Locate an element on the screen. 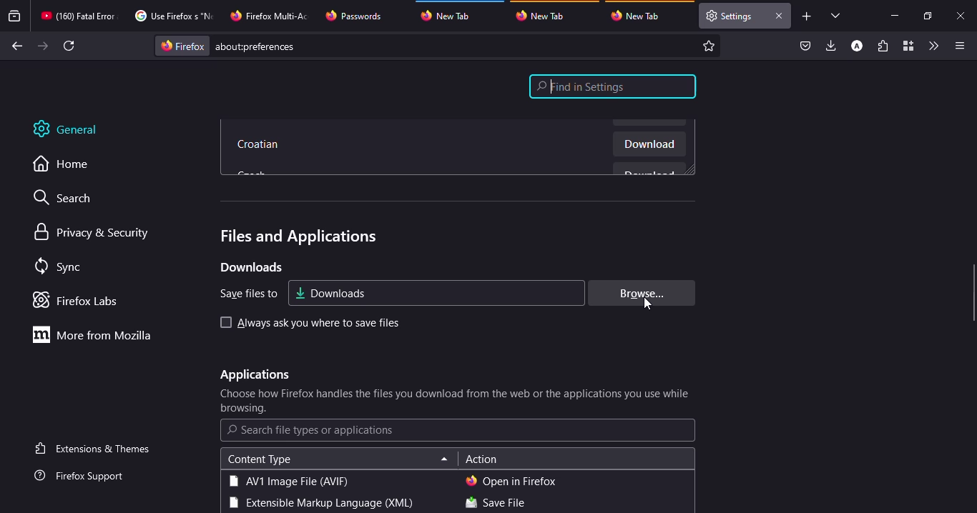 The width and height of the screenshot is (977, 513). more is located at coordinates (97, 334).